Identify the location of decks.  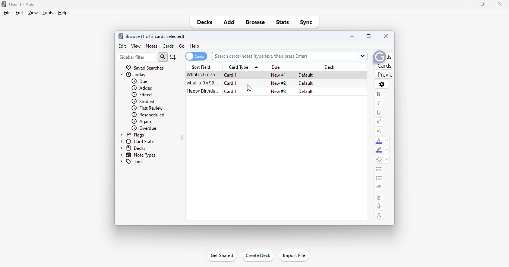
(132, 148).